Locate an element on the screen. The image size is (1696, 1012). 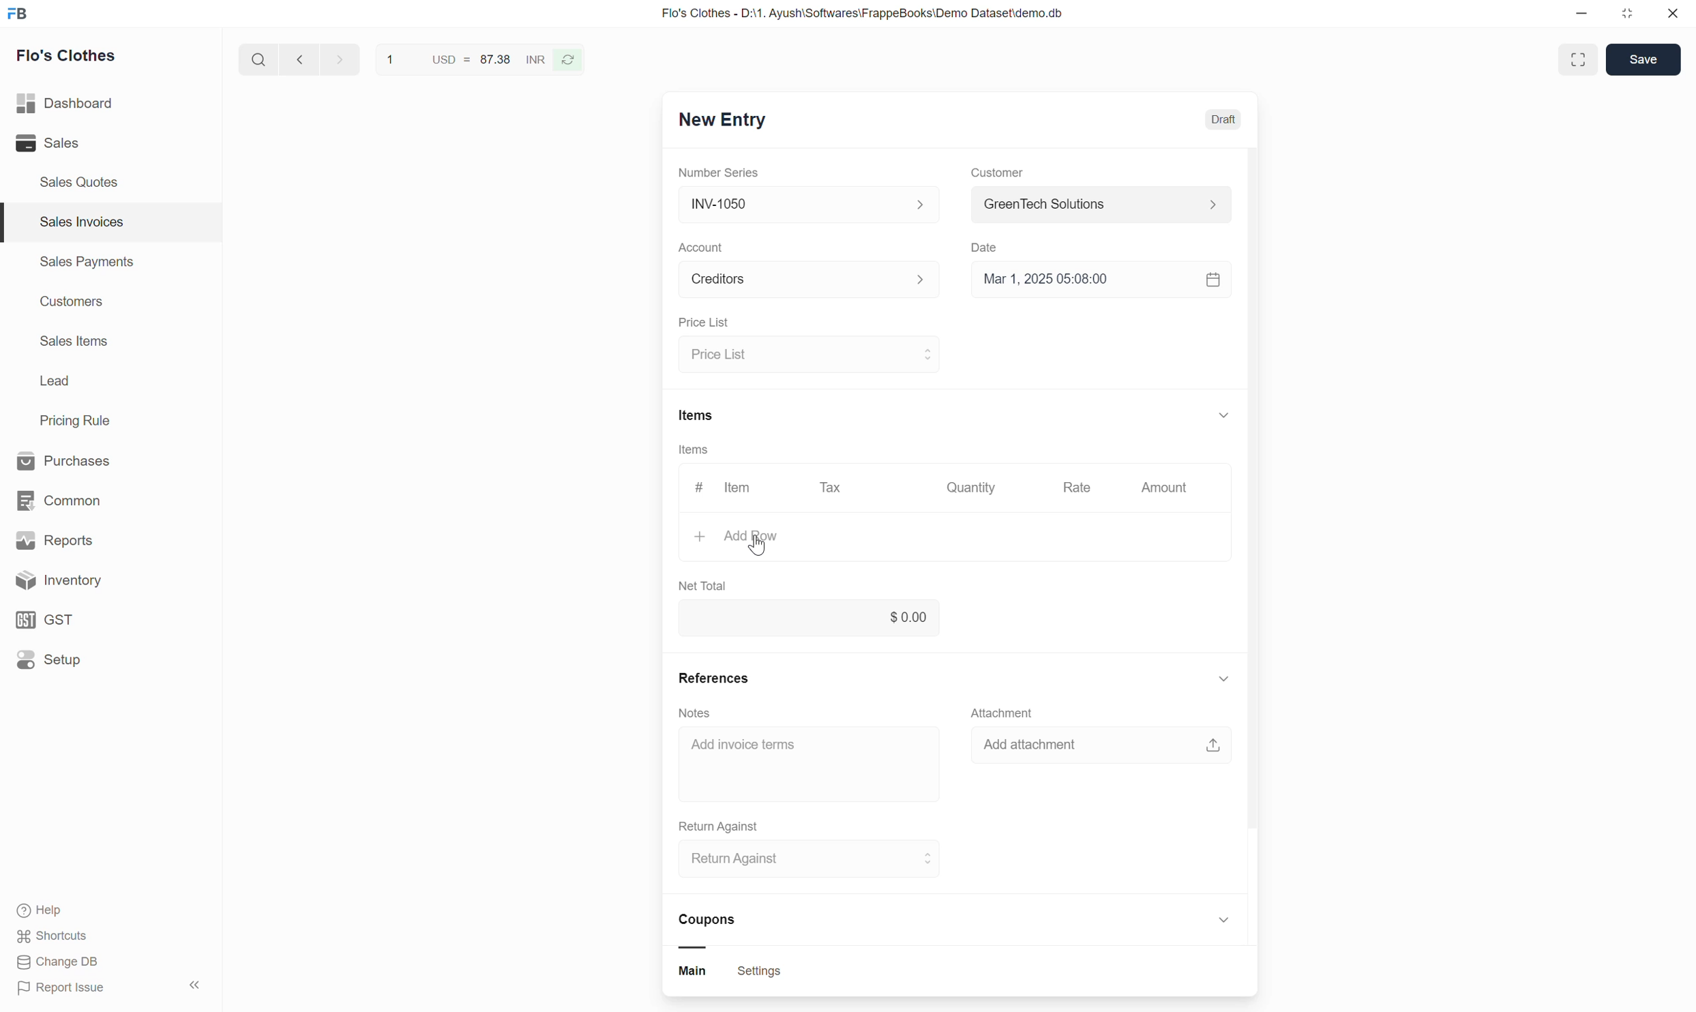
select price list  is located at coordinates (808, 354).